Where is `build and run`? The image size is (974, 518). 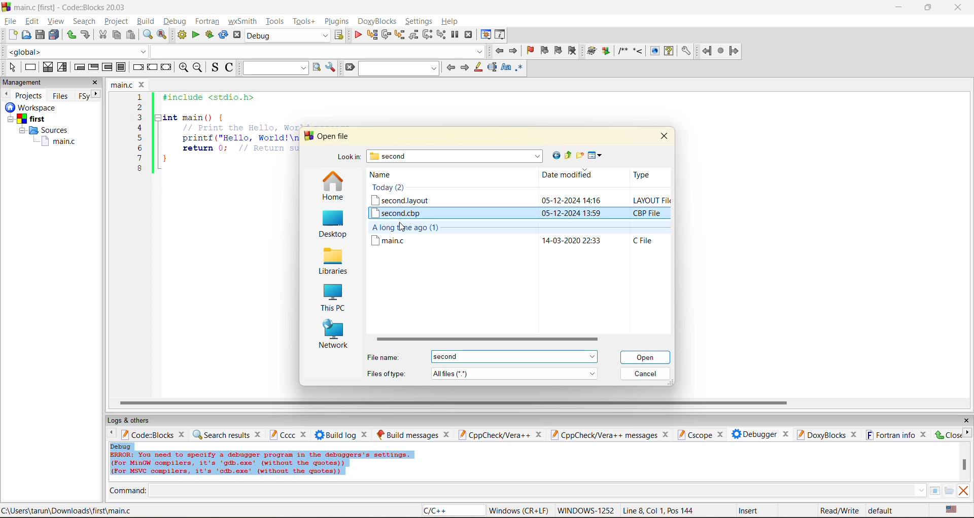 build and run is located at coordinates (210, 35).